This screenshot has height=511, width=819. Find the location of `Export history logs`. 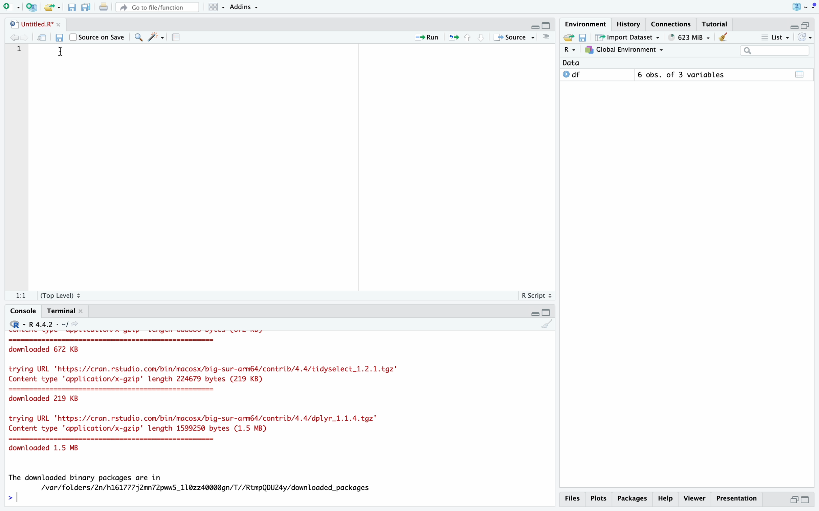

Export history logs is located at coordinates (570, 37).